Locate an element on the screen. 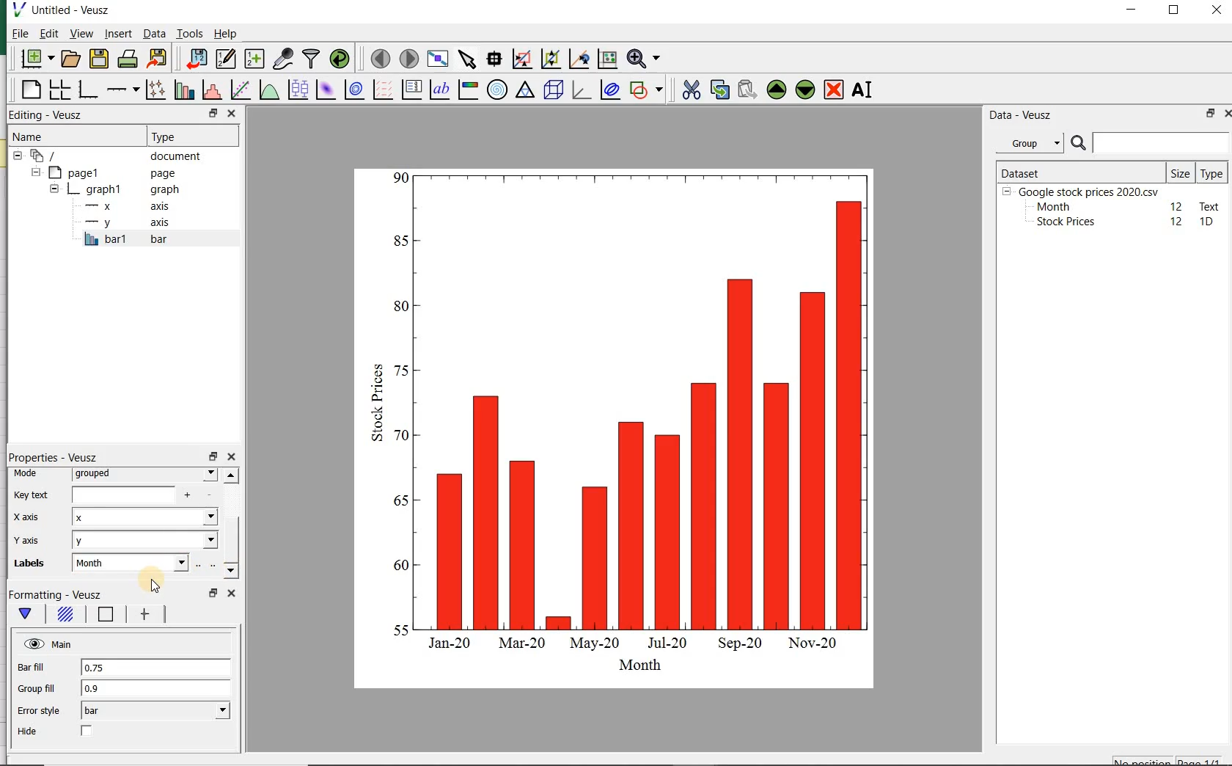 This screenshot has width=1232, height=766. plot points with lines and errorbars is located at coordinates (153, 91).